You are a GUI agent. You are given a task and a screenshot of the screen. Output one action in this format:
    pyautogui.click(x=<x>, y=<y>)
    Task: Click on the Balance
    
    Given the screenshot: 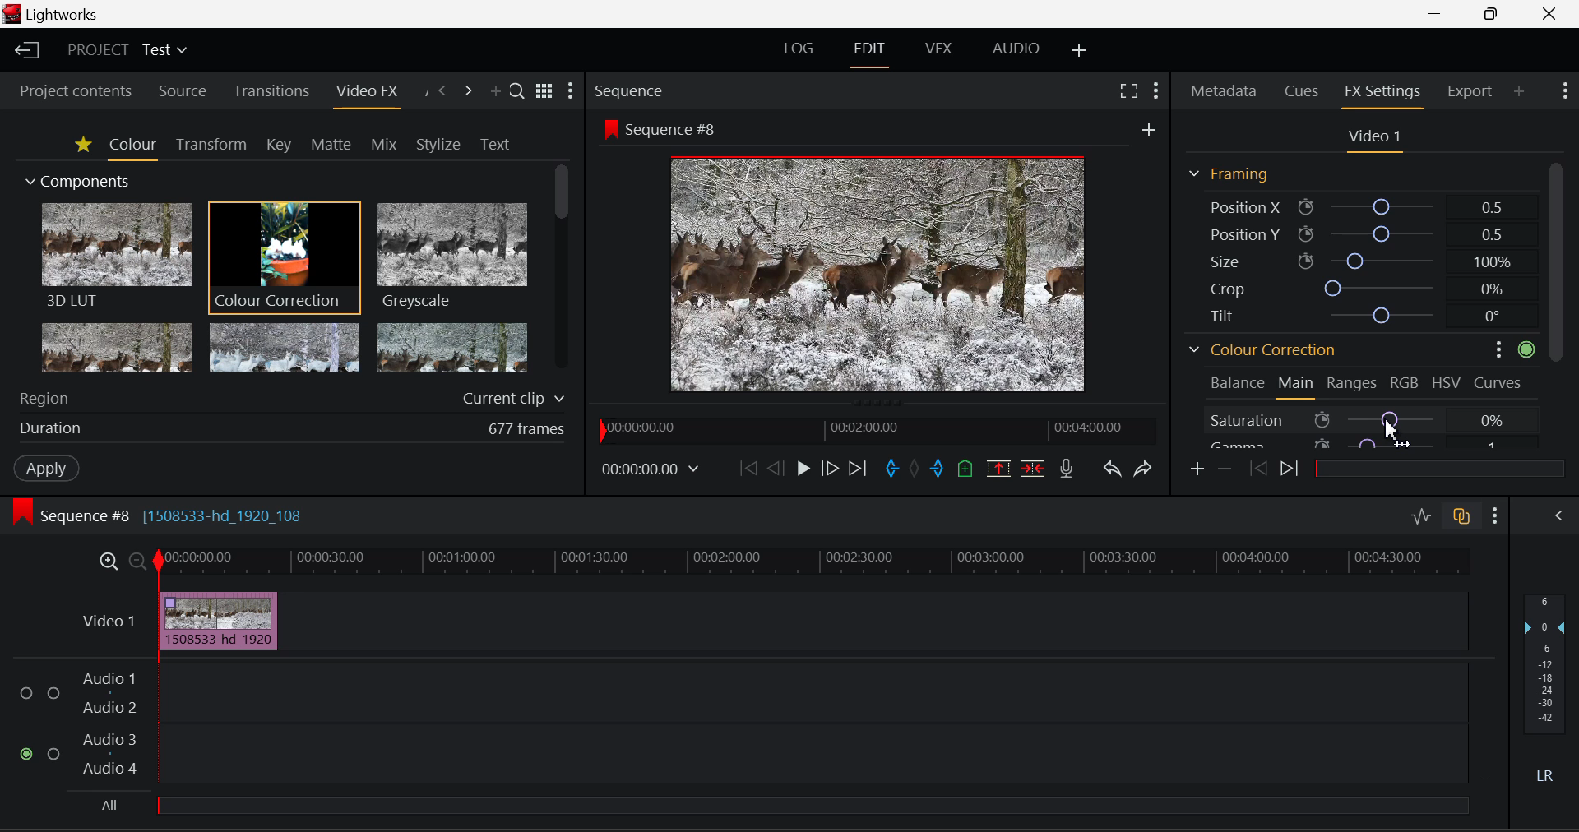 What is the action you would take?
    pyautogui.click(x=1237, y=382)
    